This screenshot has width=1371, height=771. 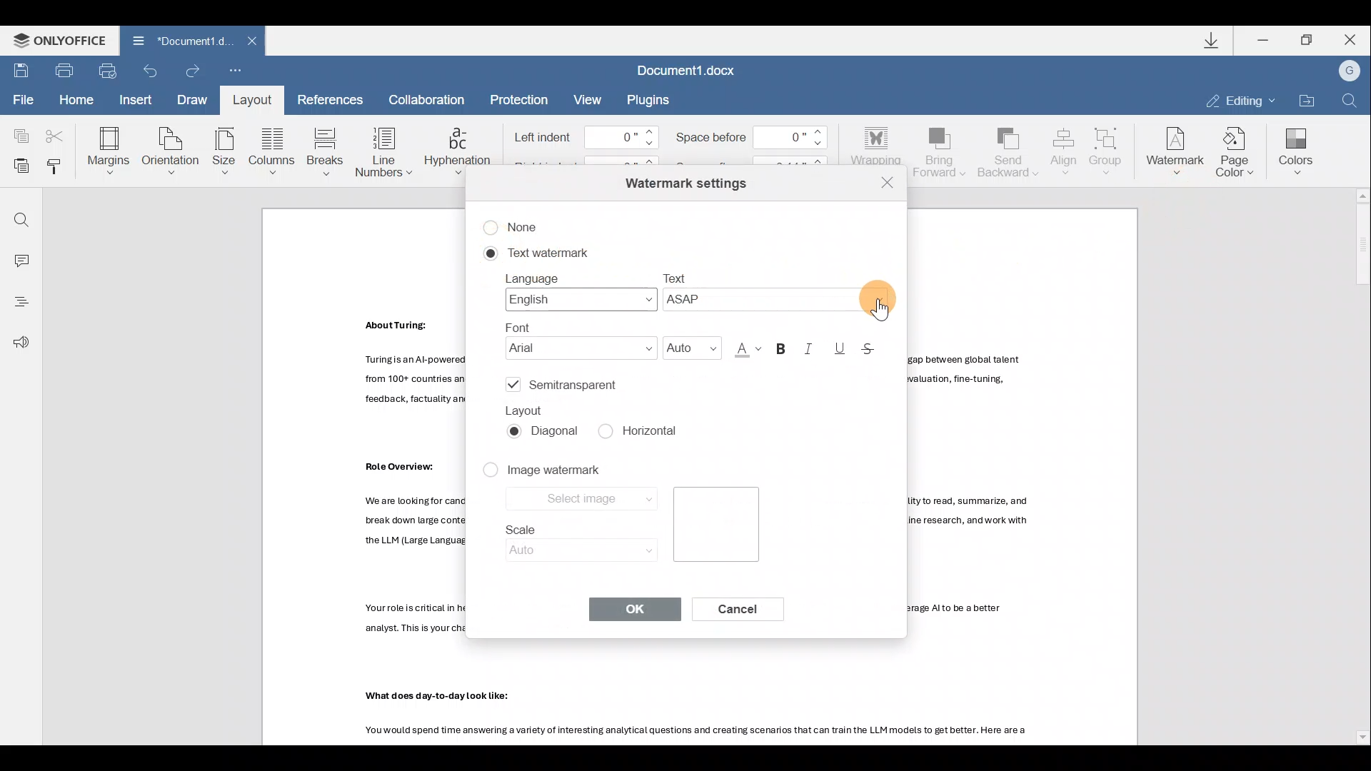 What do you see at coordinates (567, 387) in the screenshot?
I see `Semitransparent` at bounding box center [567, 387].